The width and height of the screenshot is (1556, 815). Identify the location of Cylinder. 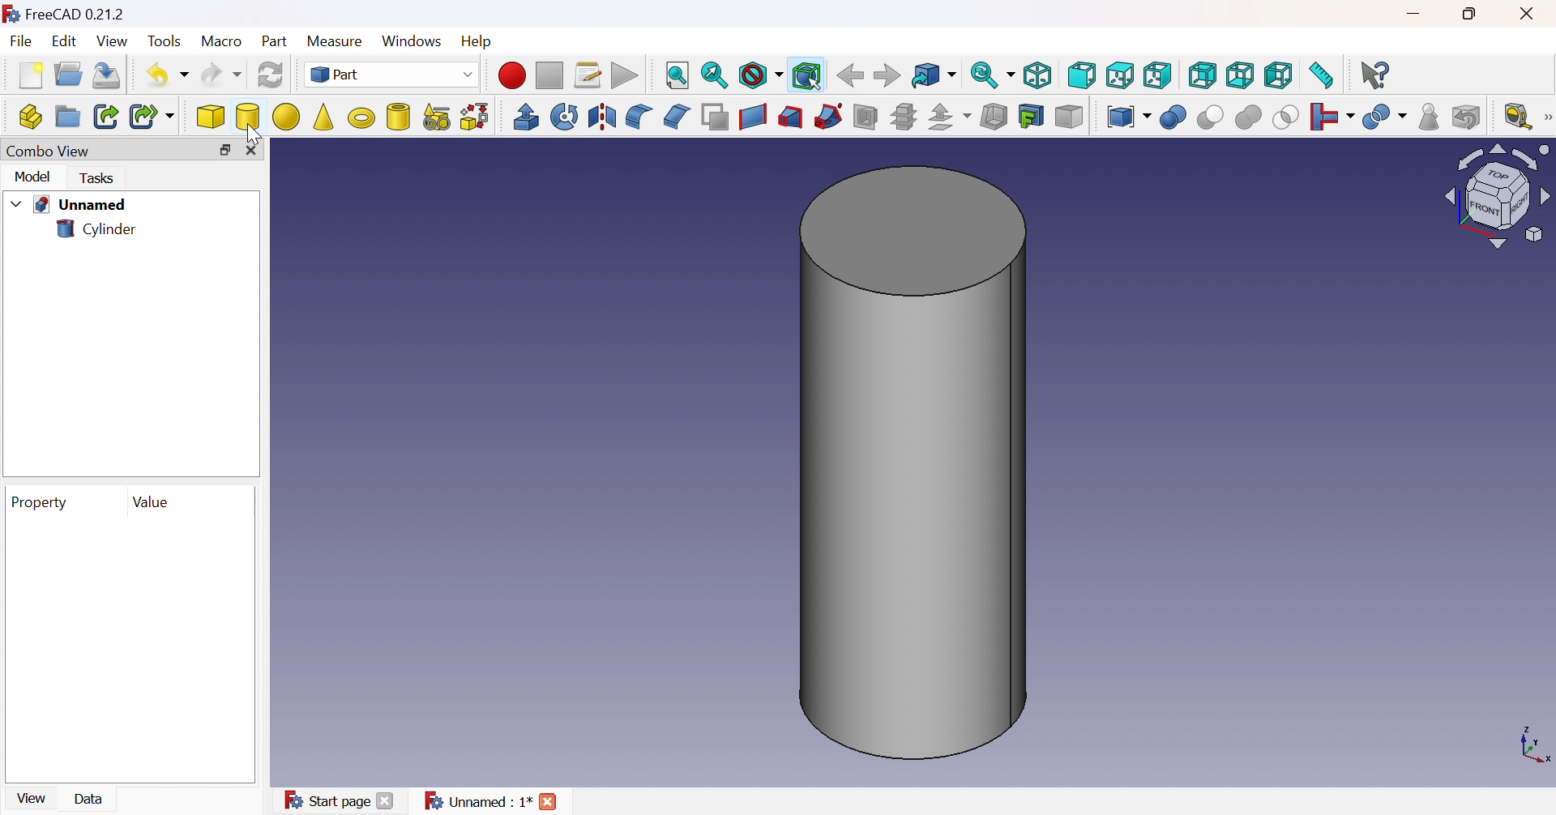
(247, 117).